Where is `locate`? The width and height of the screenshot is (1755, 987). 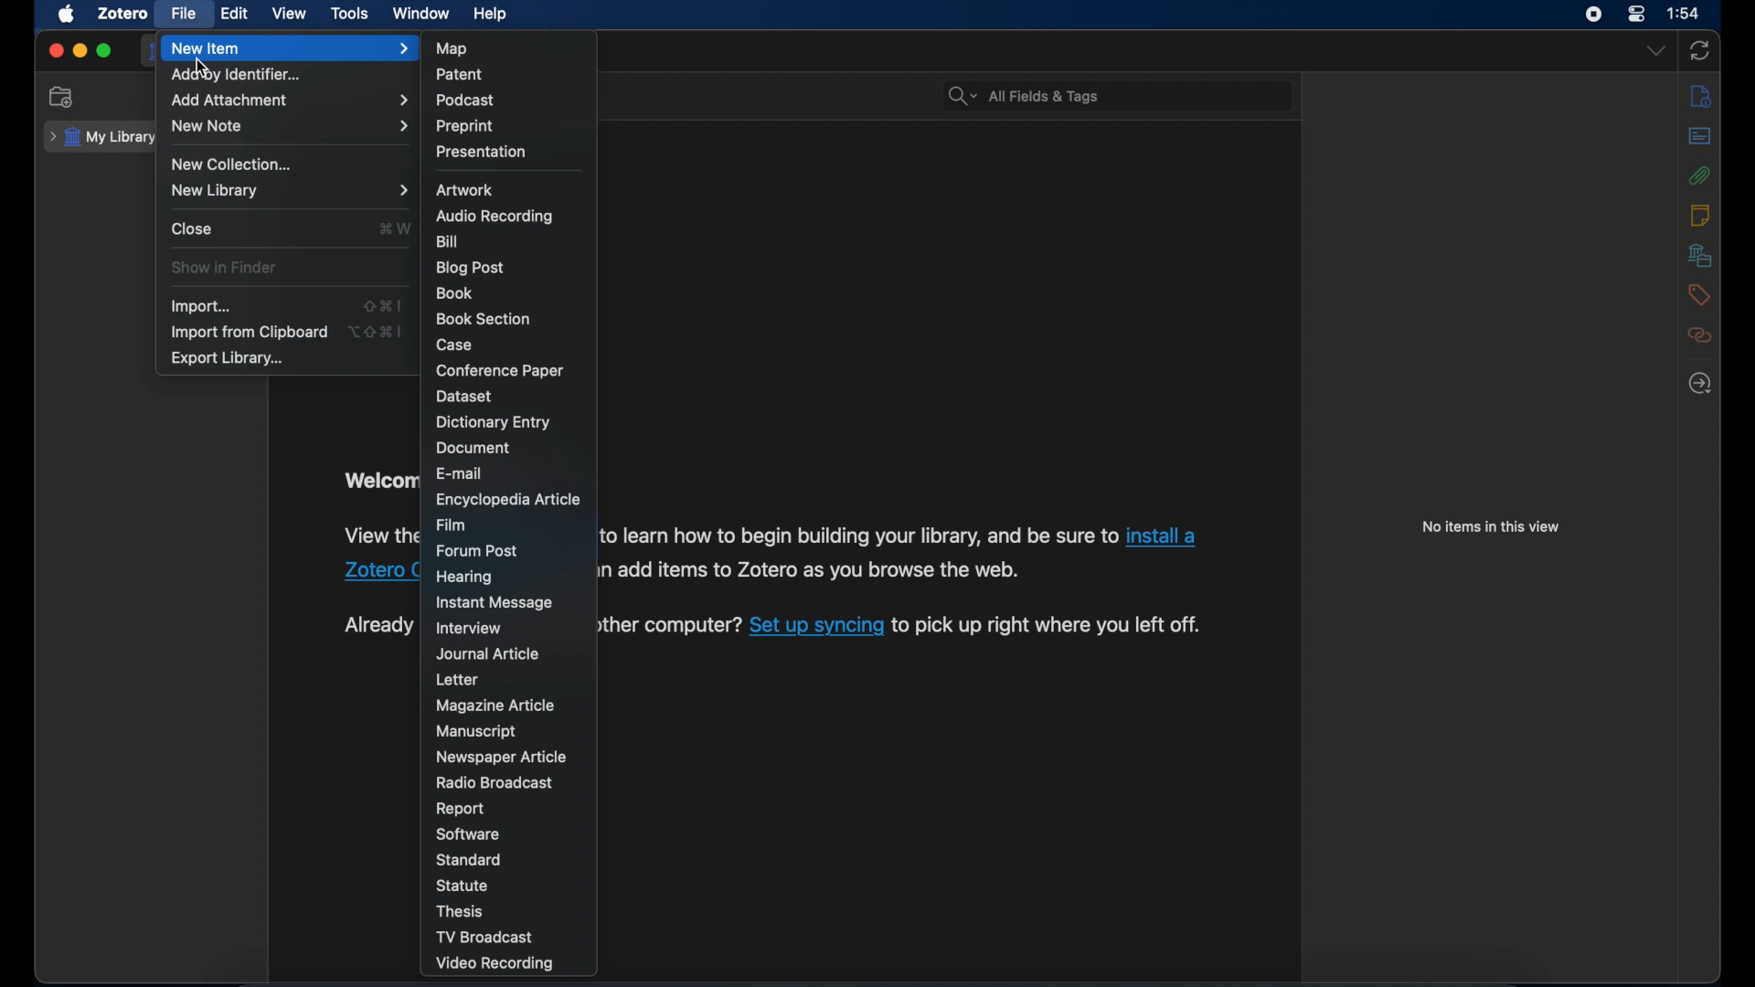 locate is located at coordinates (1700, 383).